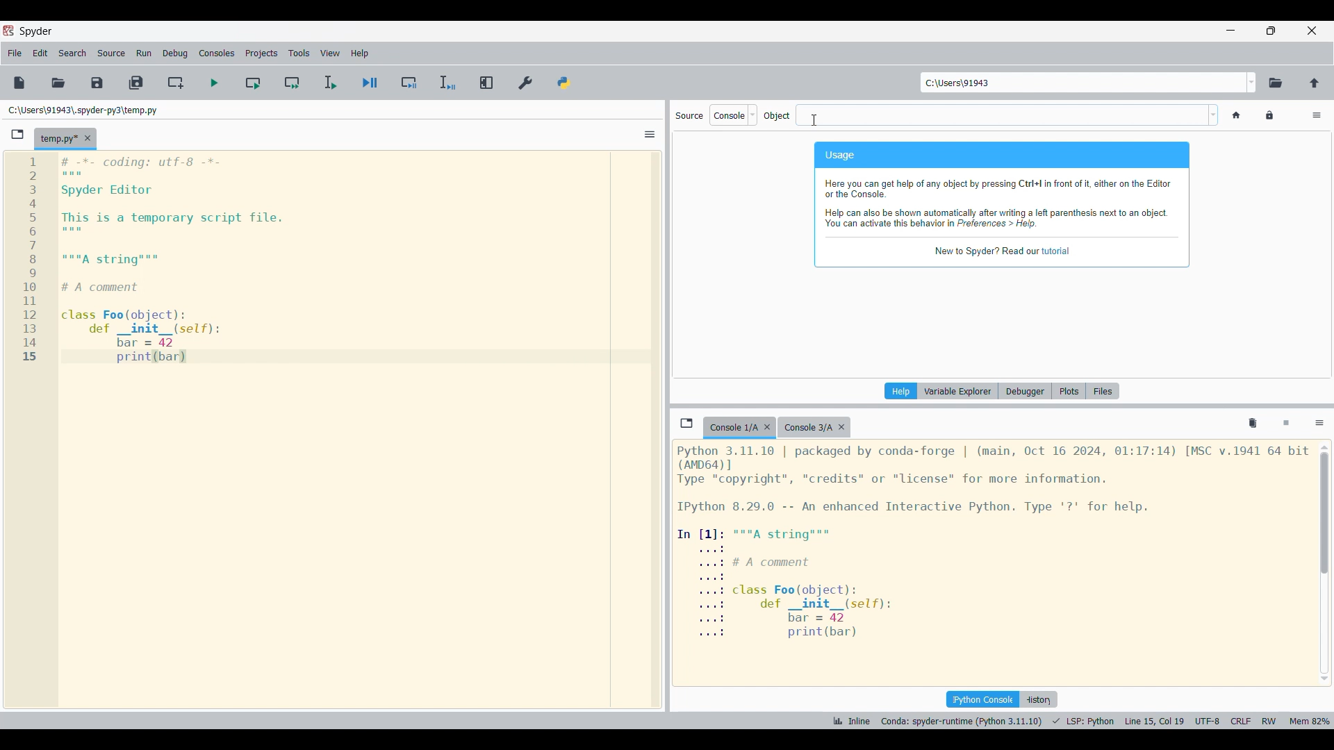  Describe the element at coordinates (175, 83) in the screenshot. I see `Create new cell at current line` at that location.